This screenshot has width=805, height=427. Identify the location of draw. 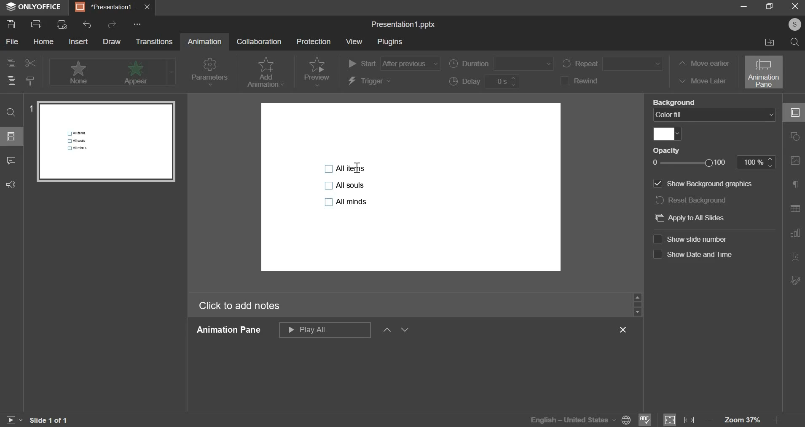
(112, 42).